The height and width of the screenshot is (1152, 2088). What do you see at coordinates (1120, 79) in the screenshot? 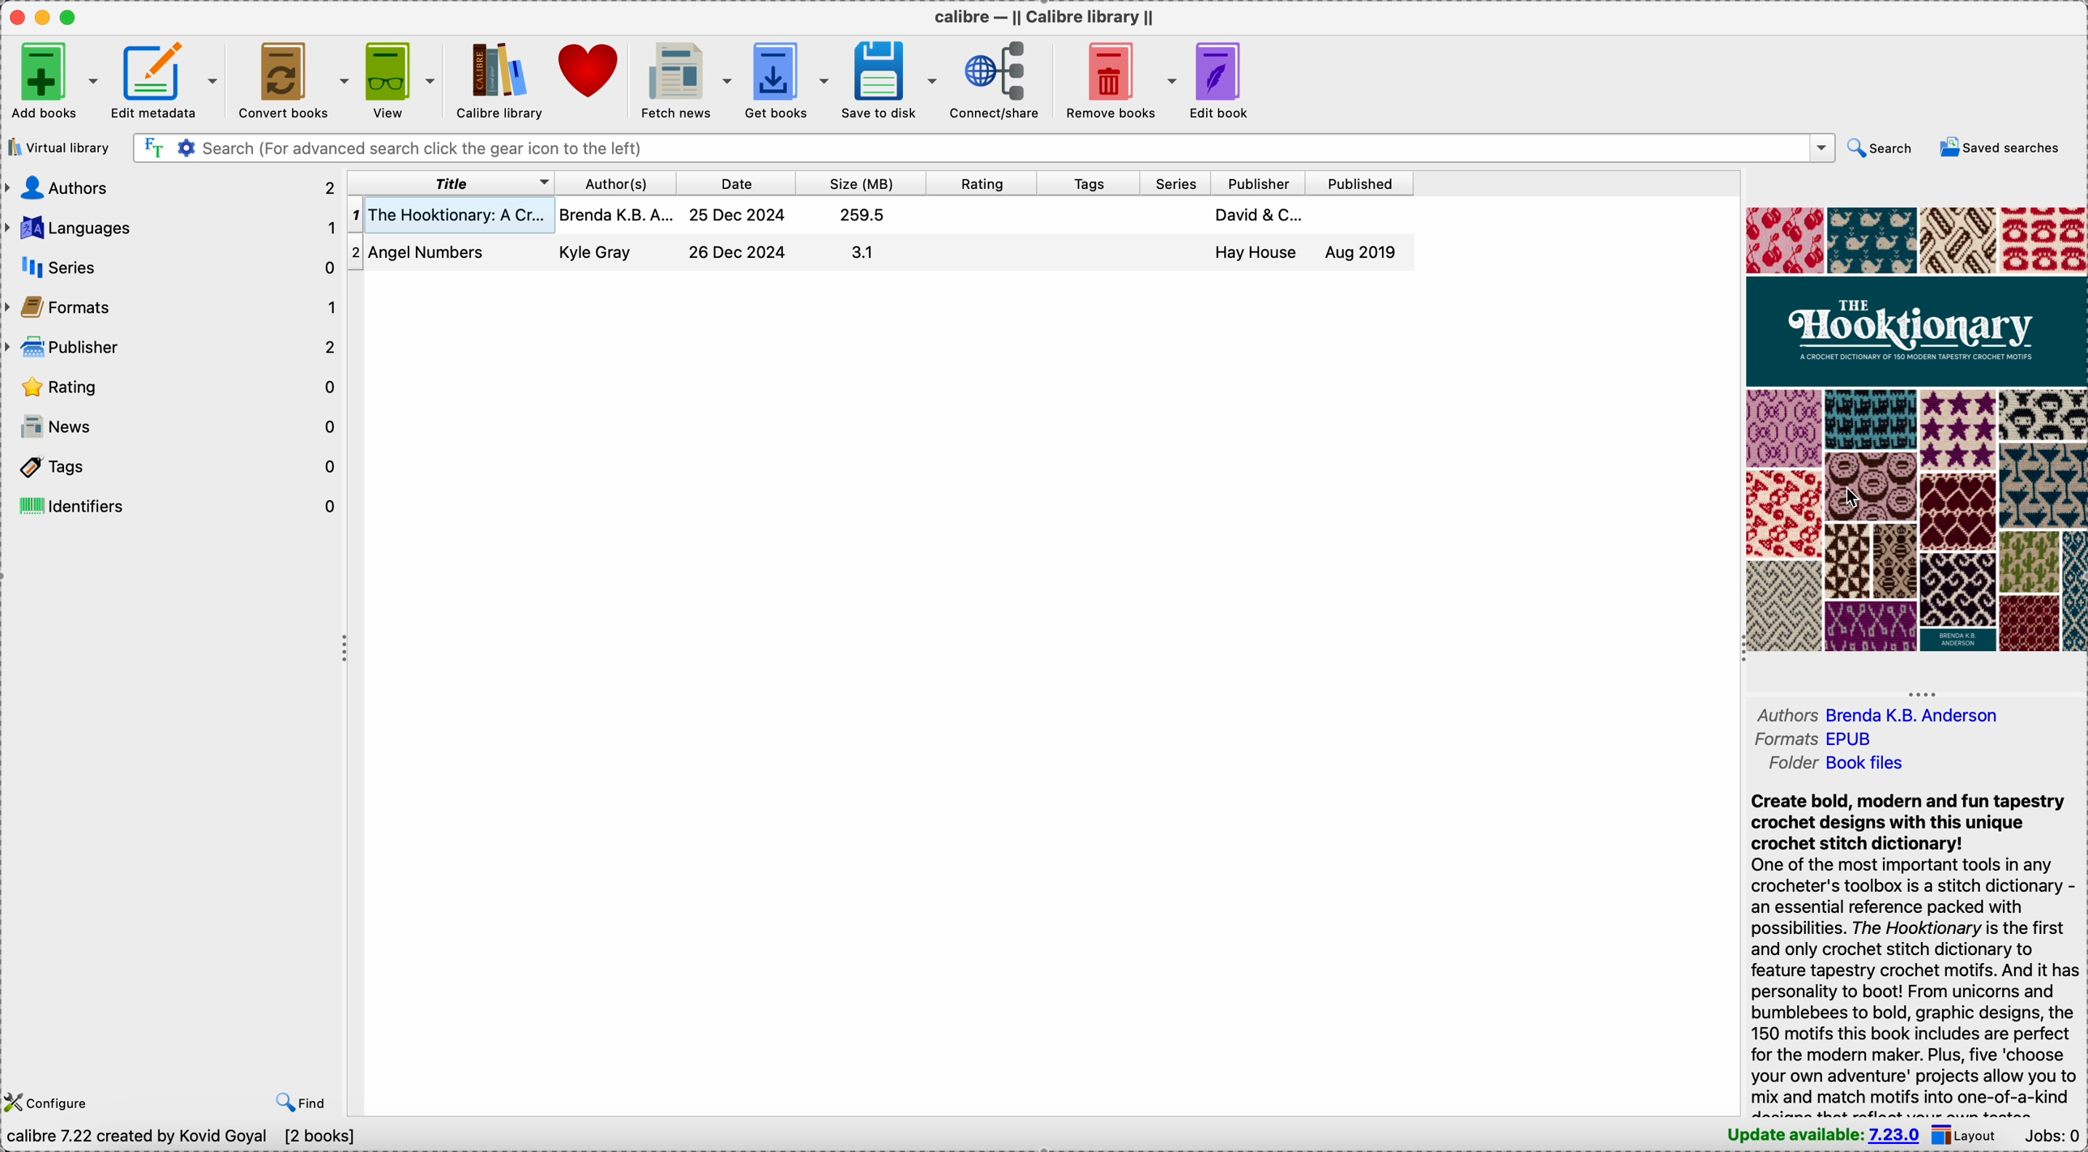
I see `remove books` at bounding box center [1120, 79].